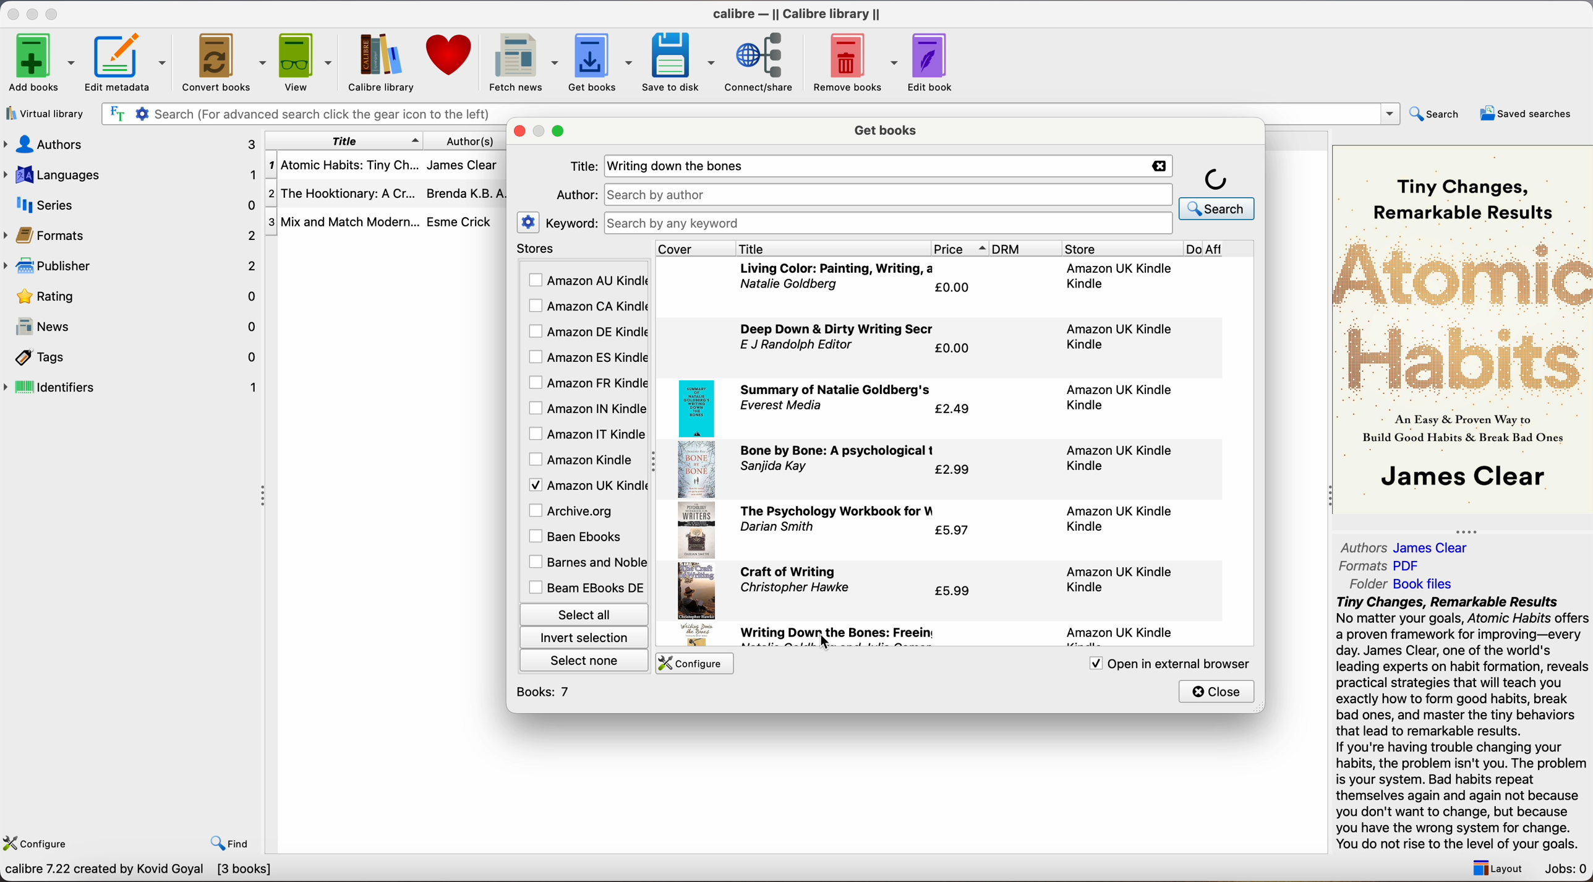 The image size is (1593, 882). What do you see at coordinates (307, 61) in the screenshot?
I see `view` at bounding box center [307, 61].